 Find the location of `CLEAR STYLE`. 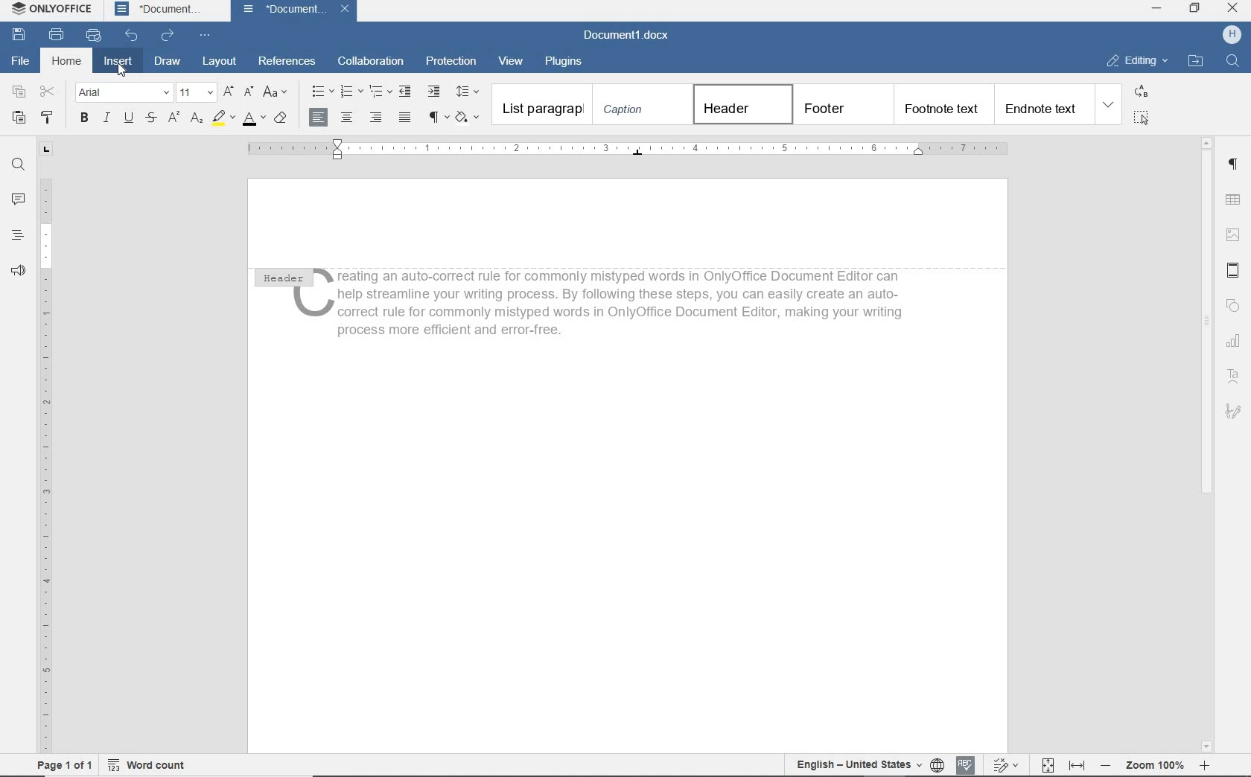

CLEAR STYLE is located at coordinates (280, 119).